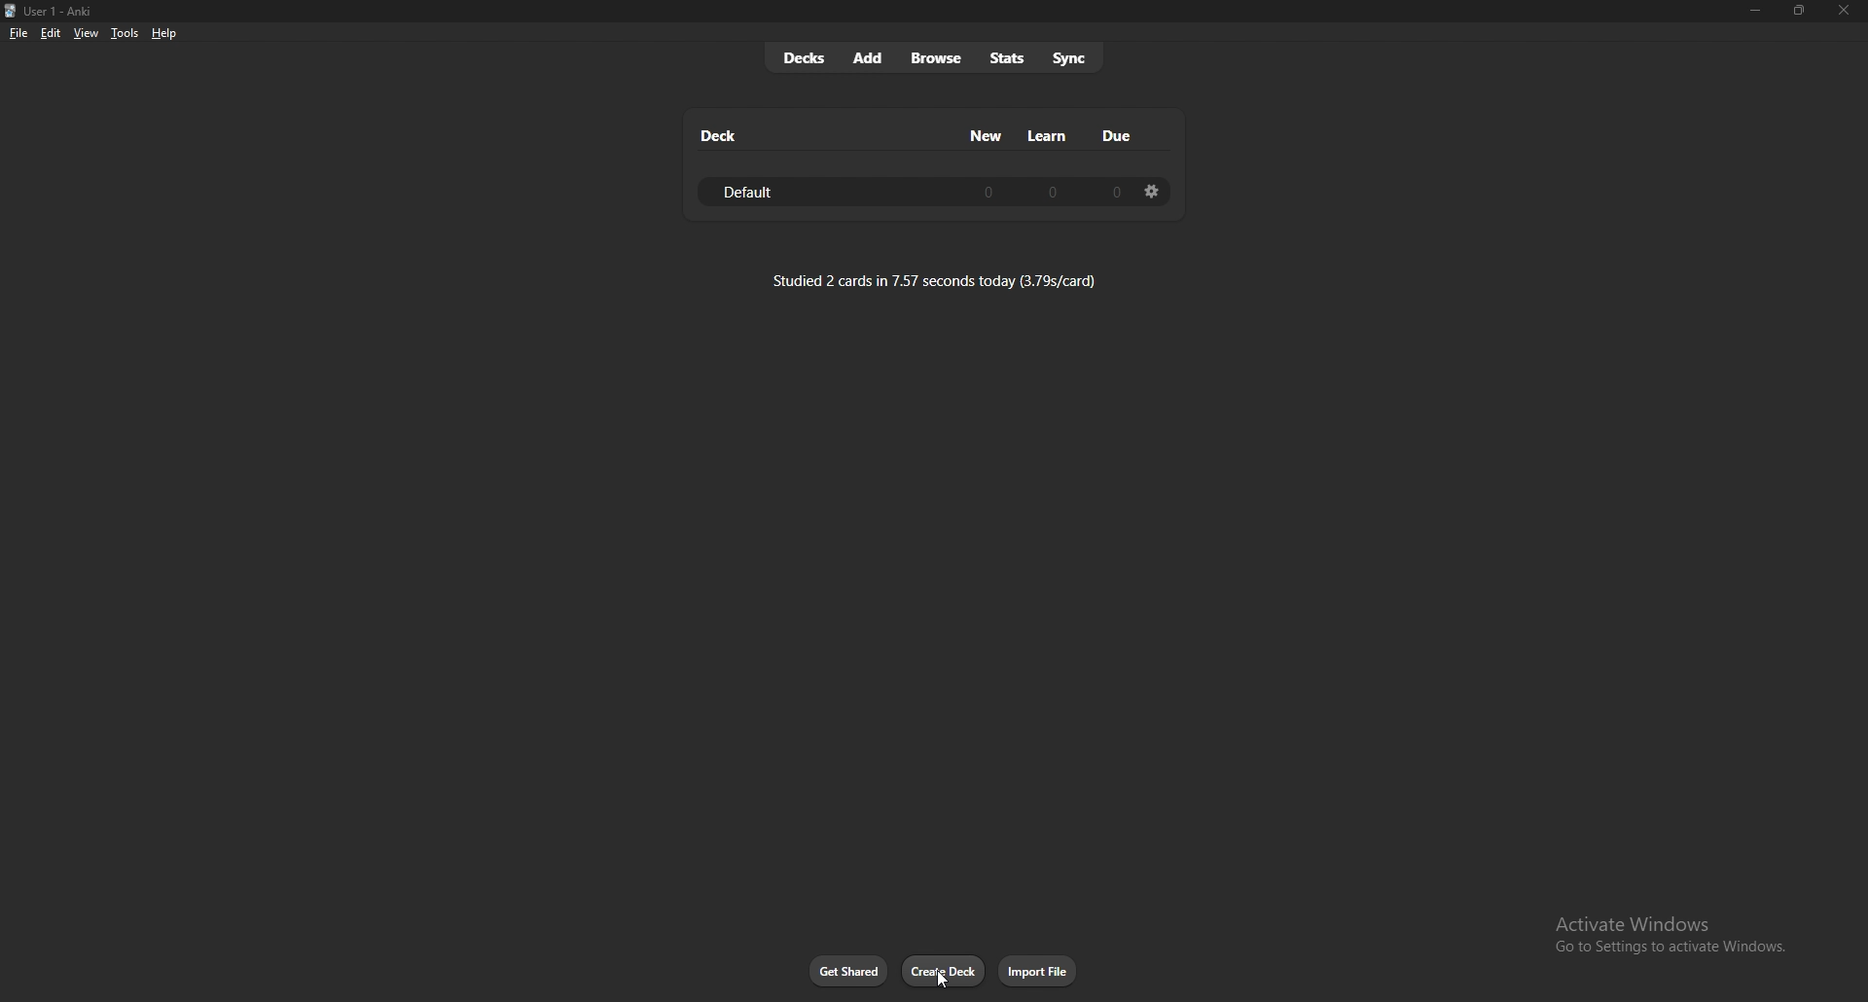 This screenshot has width=1868, height=1002. I want to click on new, so click(988, 135).